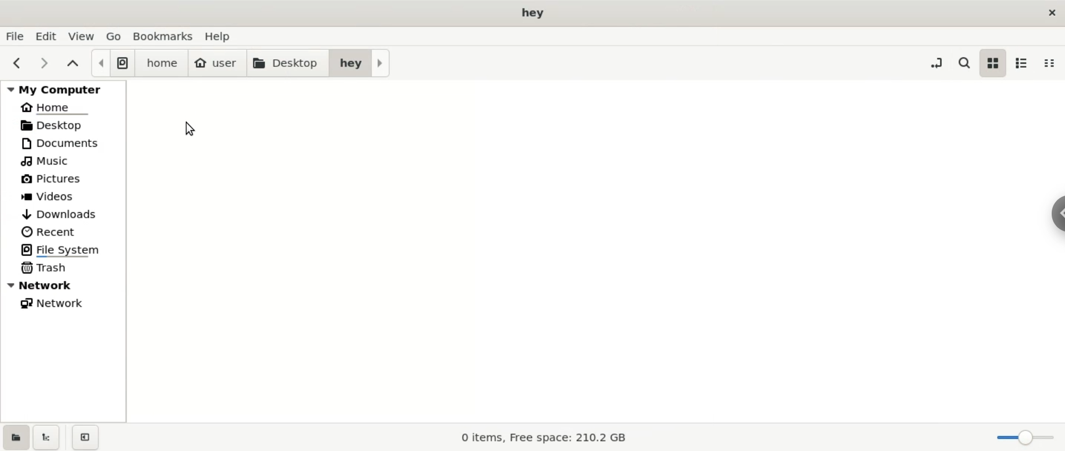 The width and height of the screenshot is (1065, 451). I want to click on view, so click(84, 36).